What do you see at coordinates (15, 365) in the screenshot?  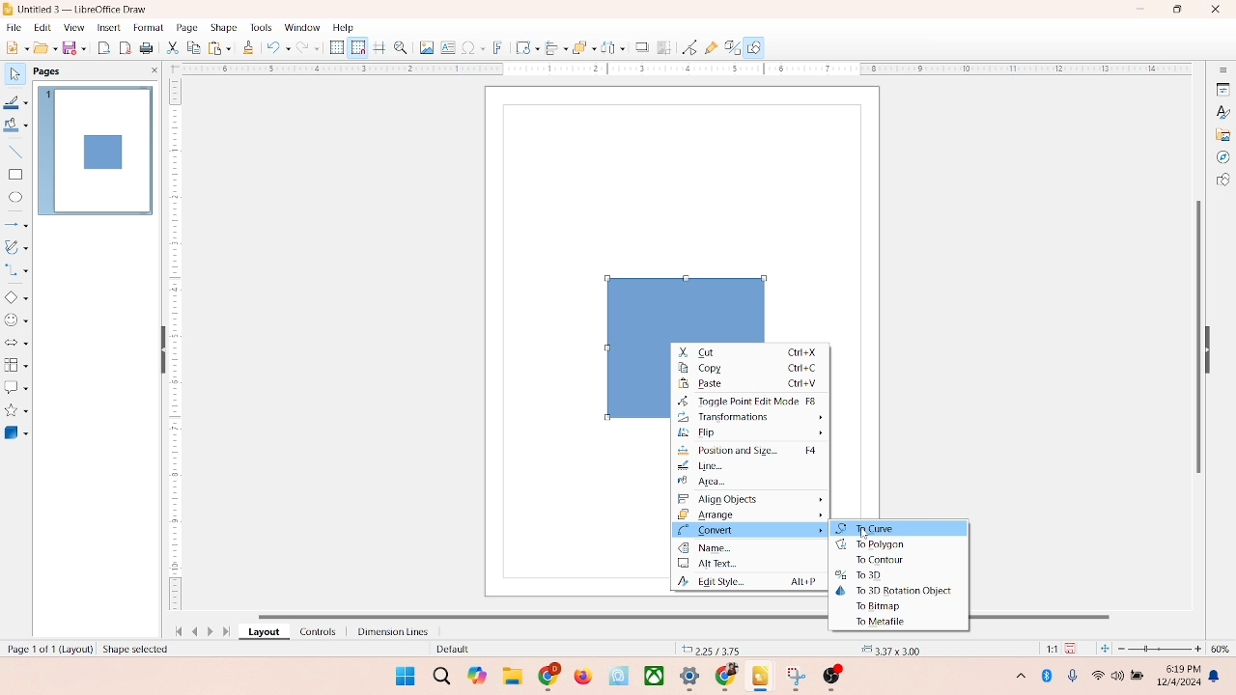 I see `flowchart` at bounding box center [15, 365].